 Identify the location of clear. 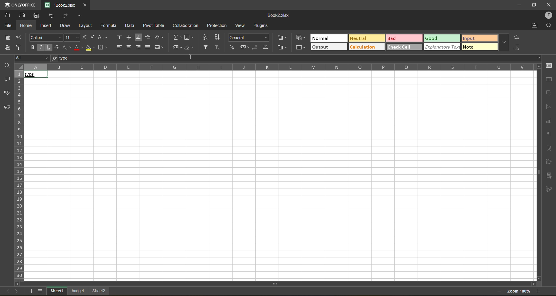
(190, 48).